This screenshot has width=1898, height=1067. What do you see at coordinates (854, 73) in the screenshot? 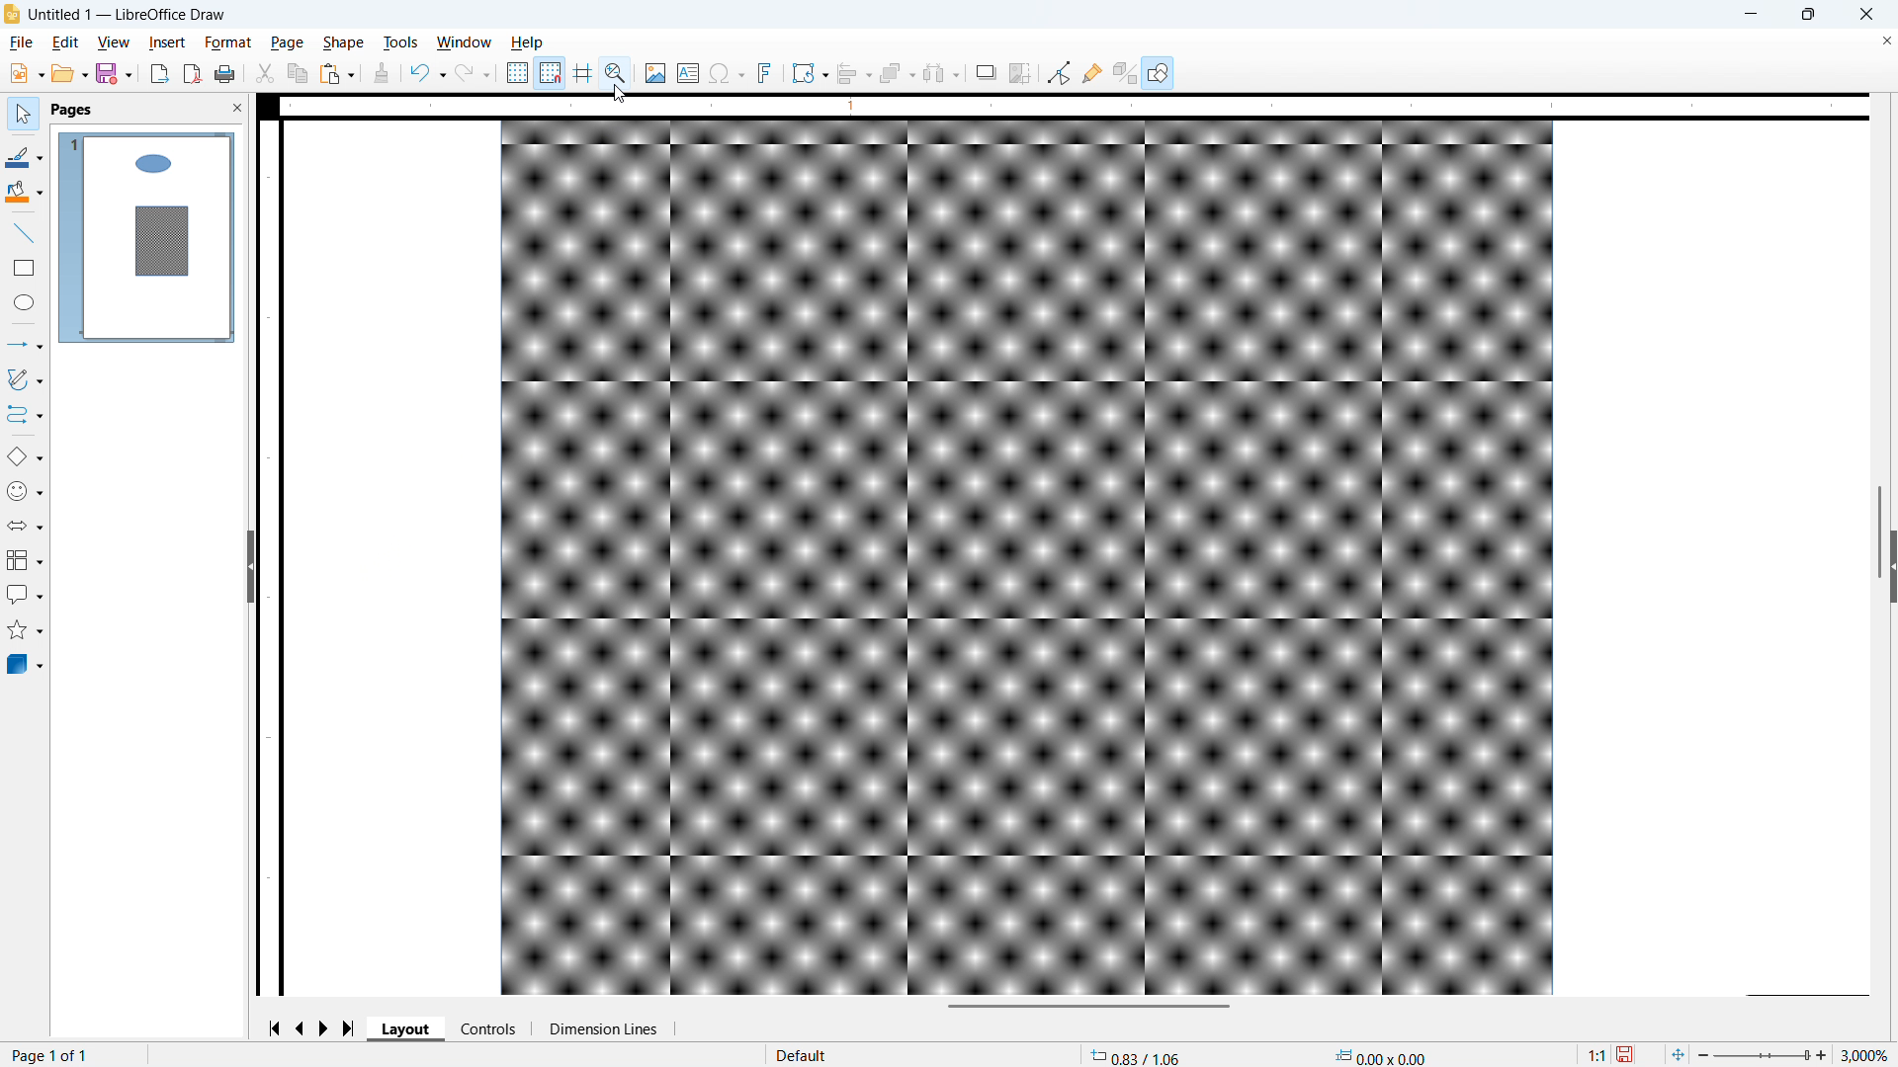
I see `Align ` at bounding box center [854, 73].